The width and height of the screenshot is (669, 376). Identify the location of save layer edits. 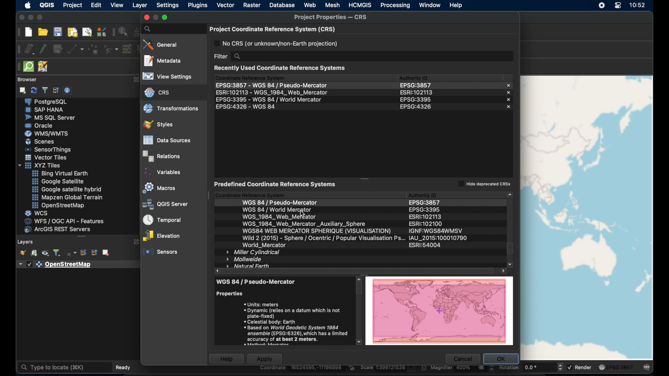
(58, 50).